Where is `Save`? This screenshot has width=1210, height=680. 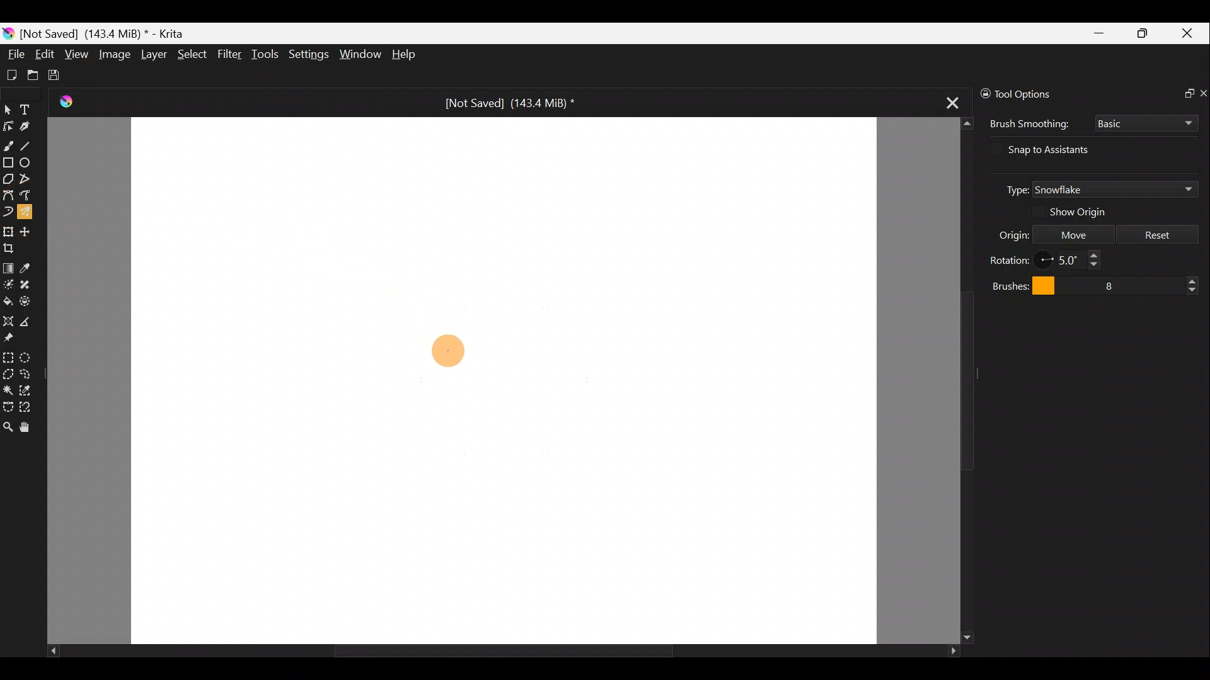
Save is located at coordinates (58, 76).